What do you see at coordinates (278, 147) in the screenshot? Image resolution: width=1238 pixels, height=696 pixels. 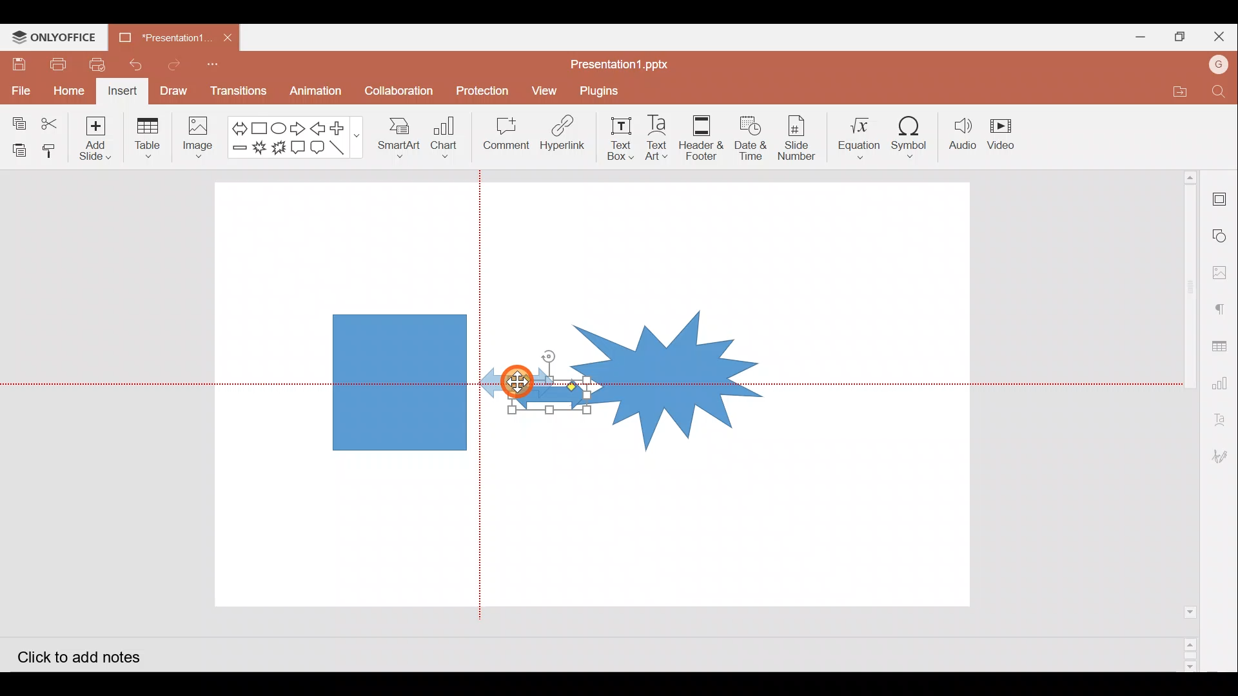 I see `Explosion 2` at bounding box center [278, 147].